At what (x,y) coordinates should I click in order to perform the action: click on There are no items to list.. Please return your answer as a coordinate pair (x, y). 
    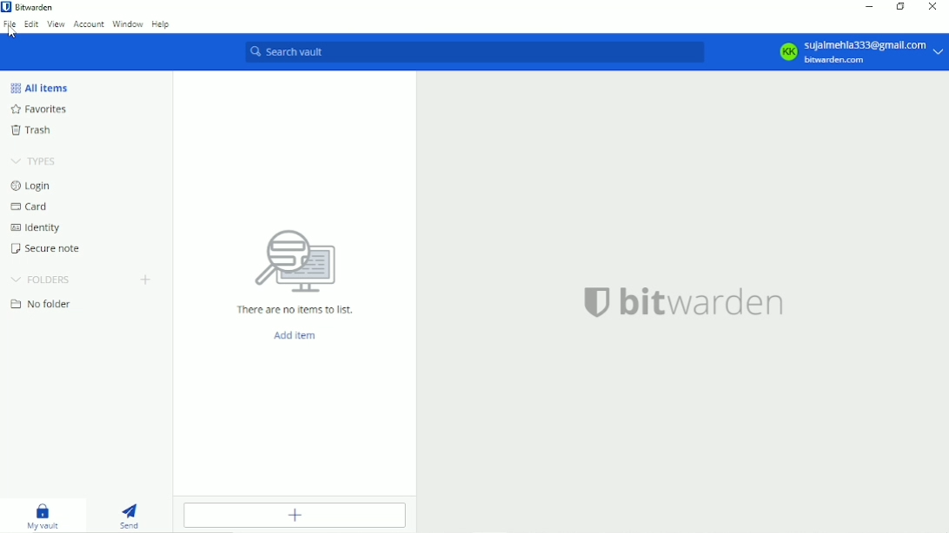
    Looking at the image, I should click on (293, 269).